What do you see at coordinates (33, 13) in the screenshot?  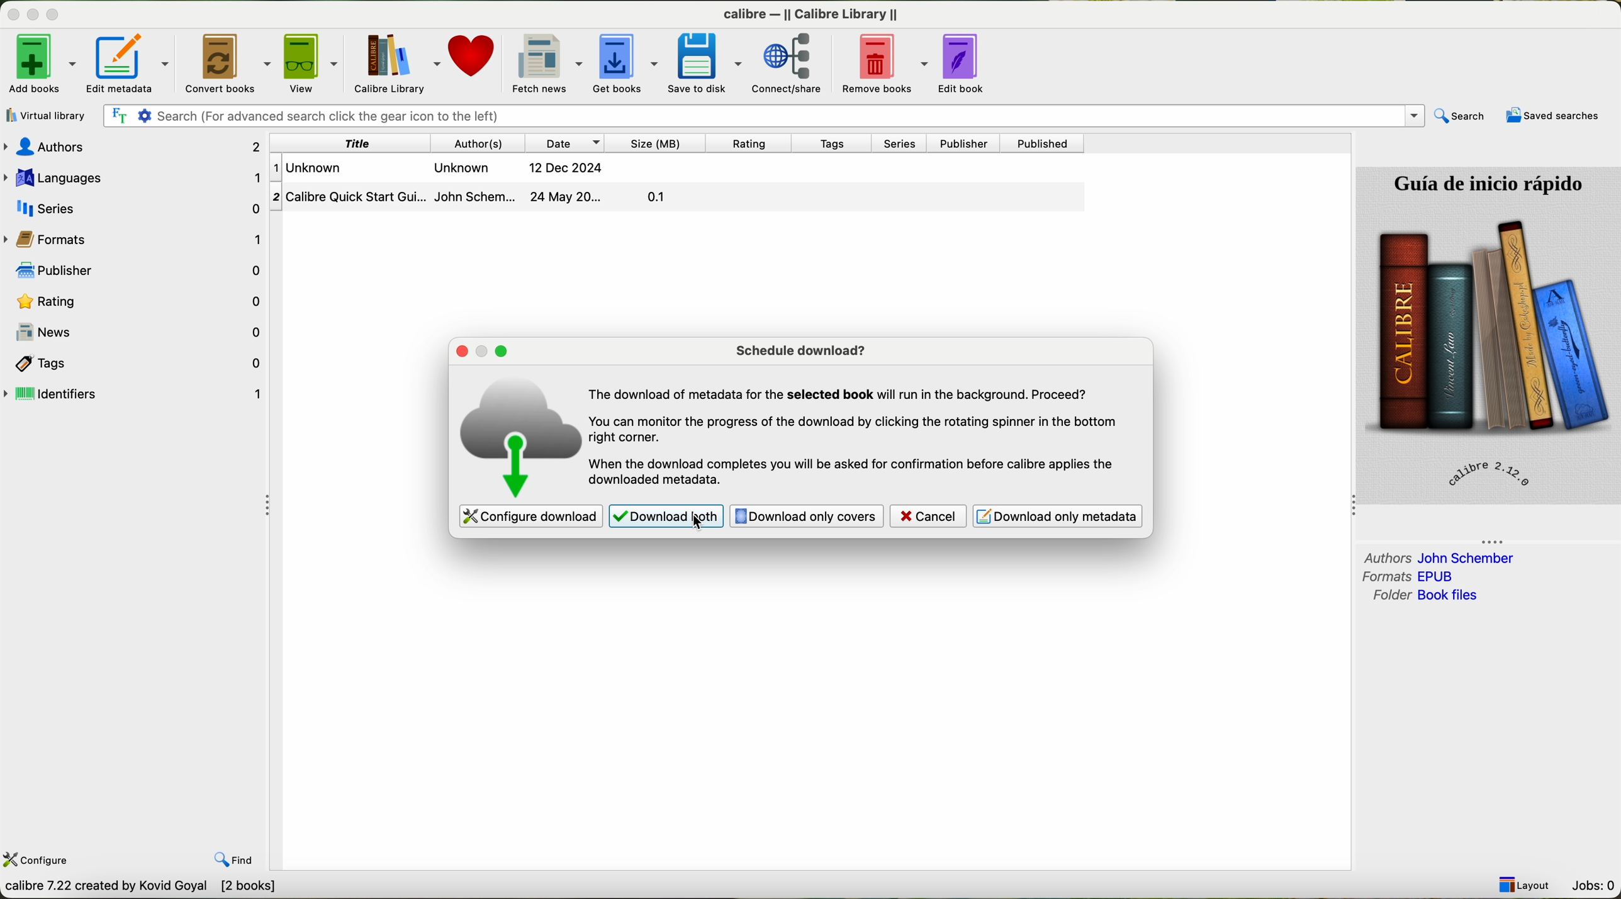 I see `disable buttons` at bounding box center [33, 13].